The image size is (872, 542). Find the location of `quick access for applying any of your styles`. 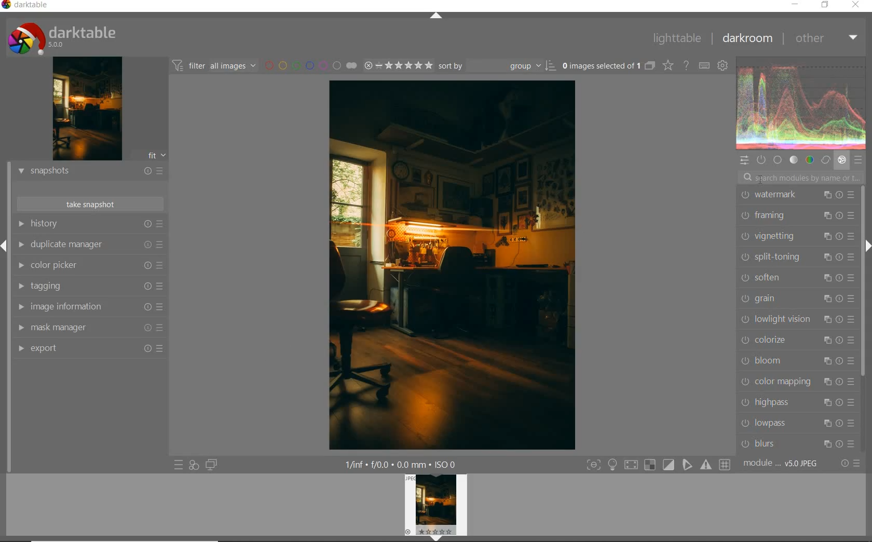

quick access for applying any of your styles is located at coordinates (194, 464).